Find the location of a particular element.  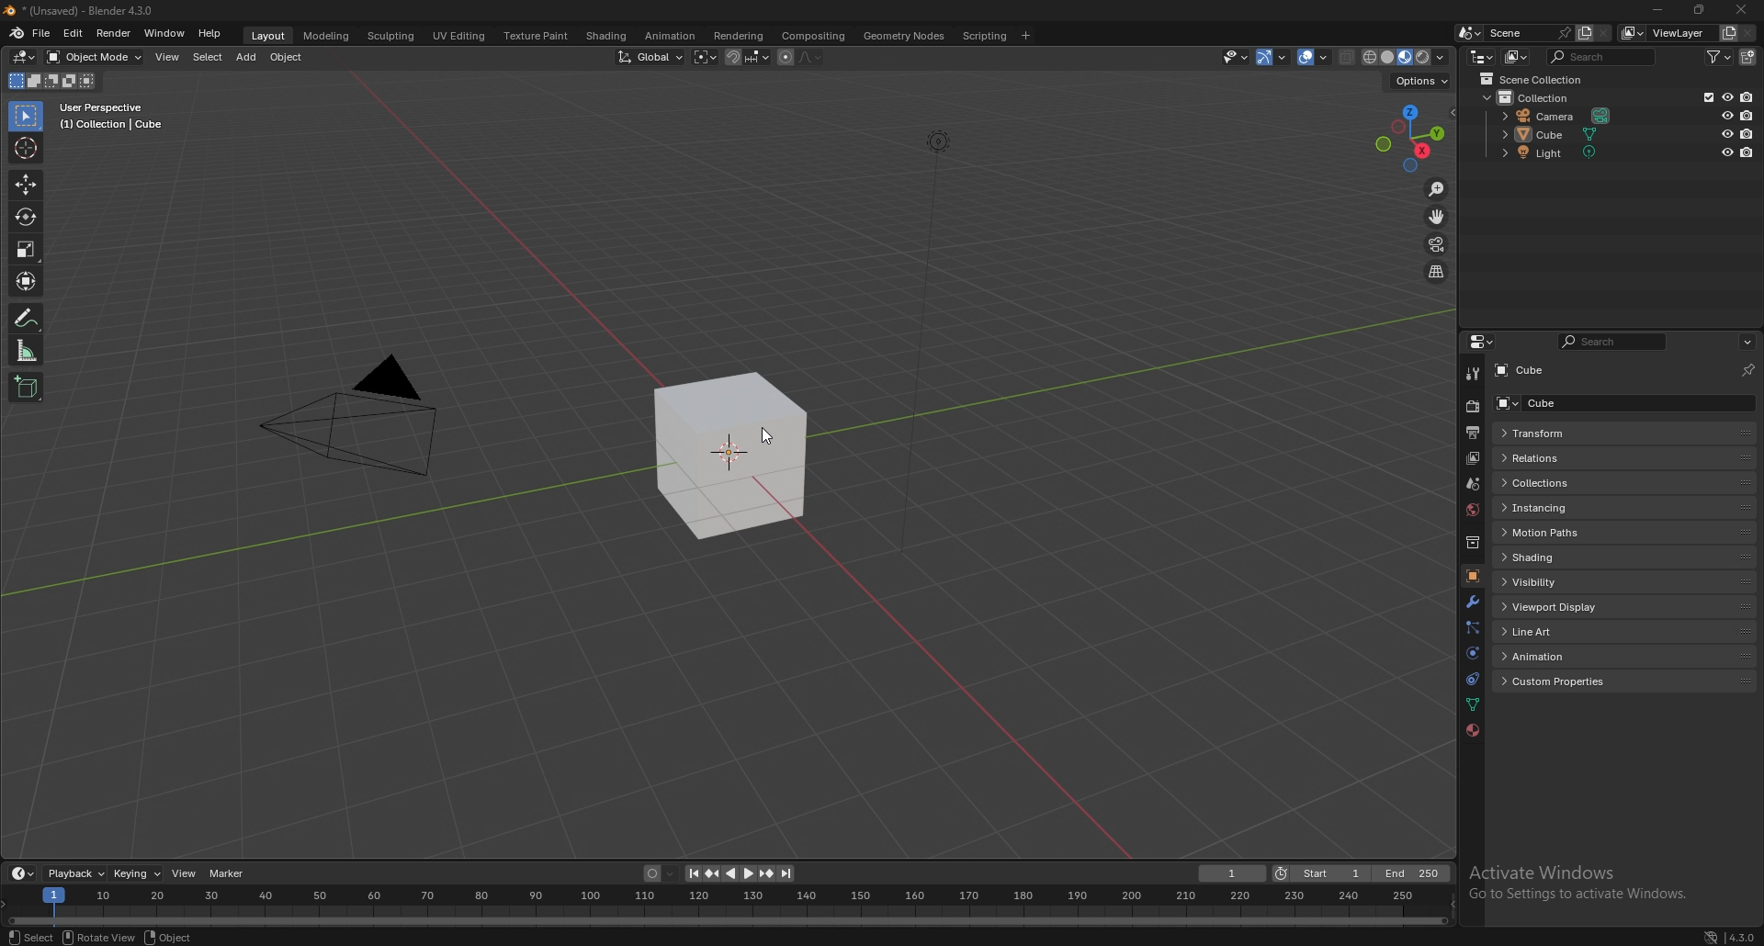

compositing is located at coordinates (815, 36).